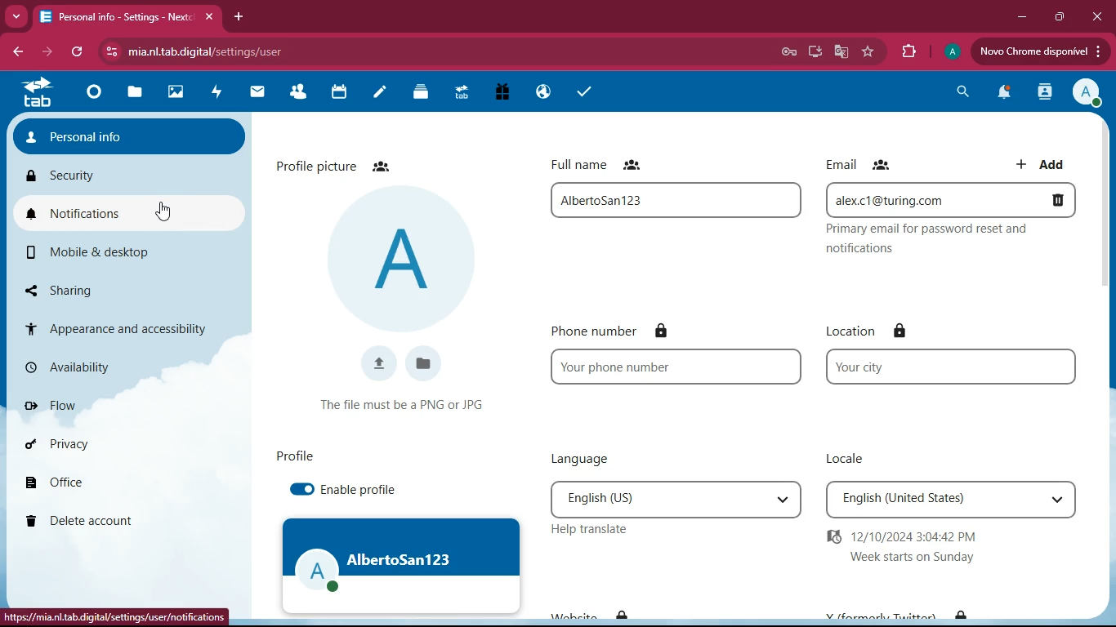 The width and height of the screenshot is (1116, 627). What do you see at coordinates (870, 53) in the screenshot?
I see `favorites` at bounding box center [870, 53].